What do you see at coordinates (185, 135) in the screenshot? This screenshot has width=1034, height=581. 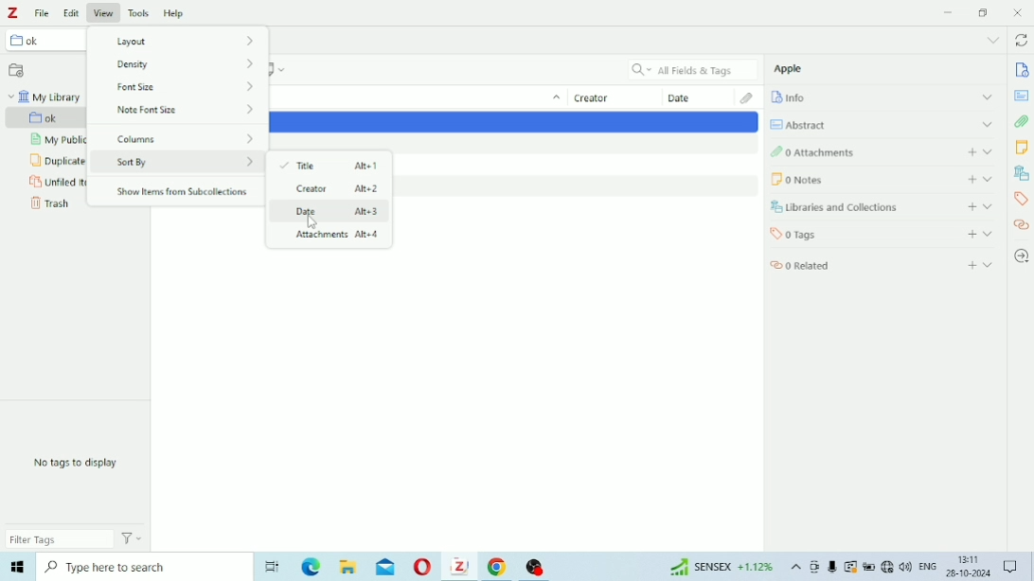 I see `Columns` at bounding box center [185, 135].